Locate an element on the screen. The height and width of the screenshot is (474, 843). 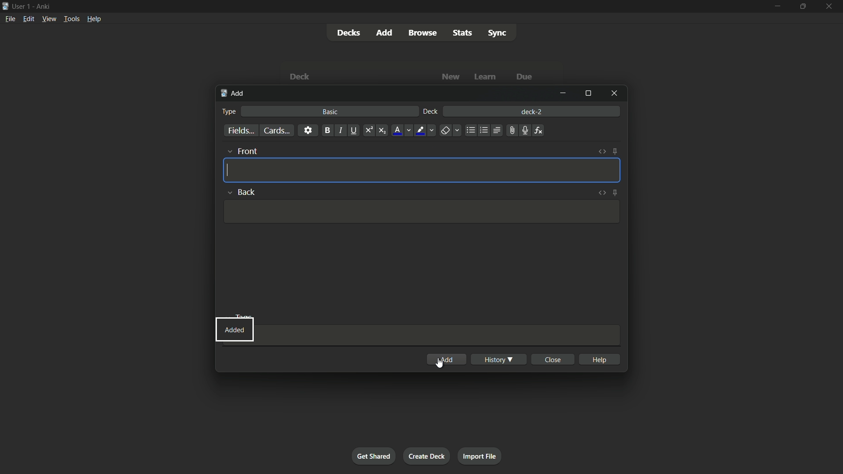
subscript is located at coordinates (382, 131).